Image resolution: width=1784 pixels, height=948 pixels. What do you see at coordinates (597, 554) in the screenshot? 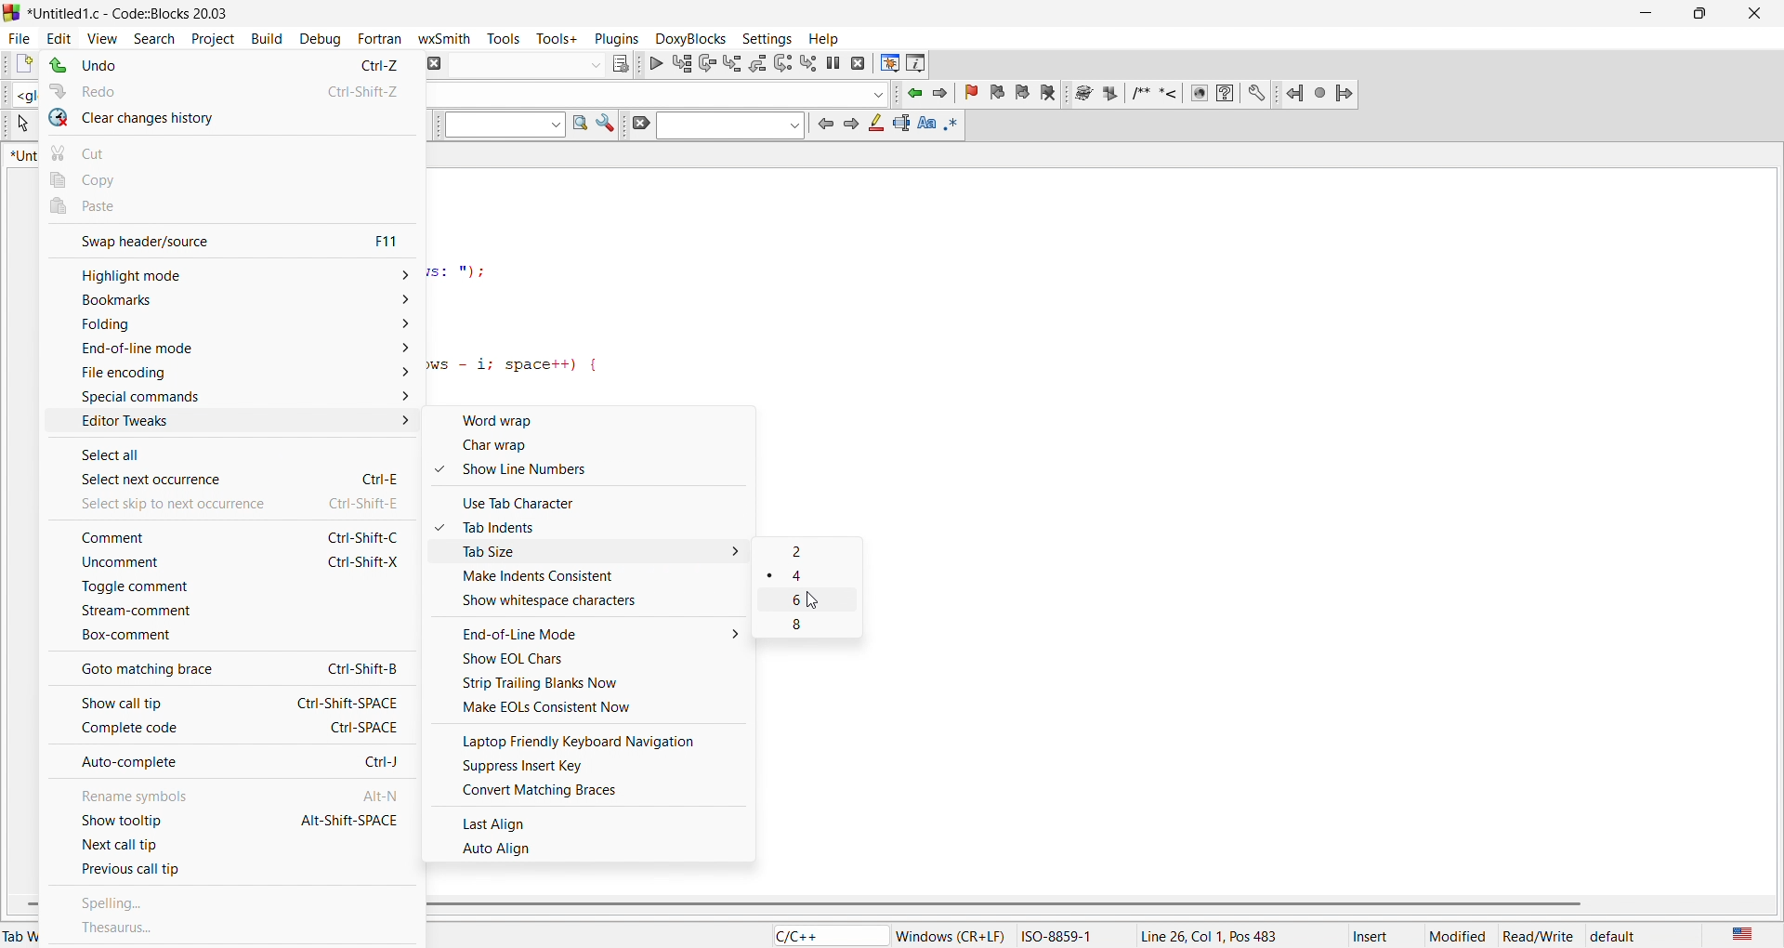
I see `tab size ` at bounding box center [597, 554].